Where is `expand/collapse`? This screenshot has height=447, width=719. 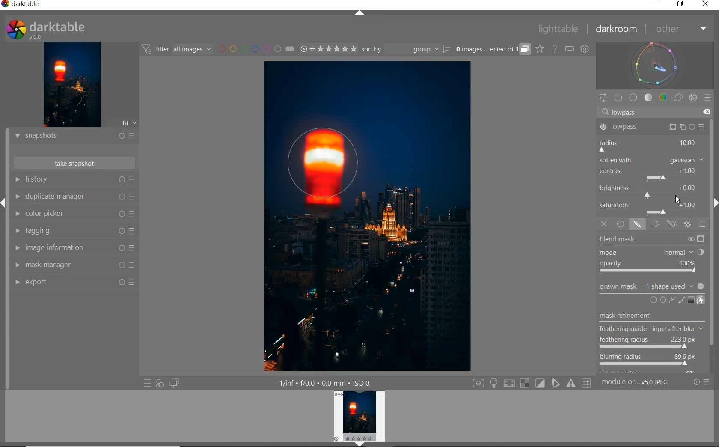
expand/collapse is located at coordinates (714, 205).